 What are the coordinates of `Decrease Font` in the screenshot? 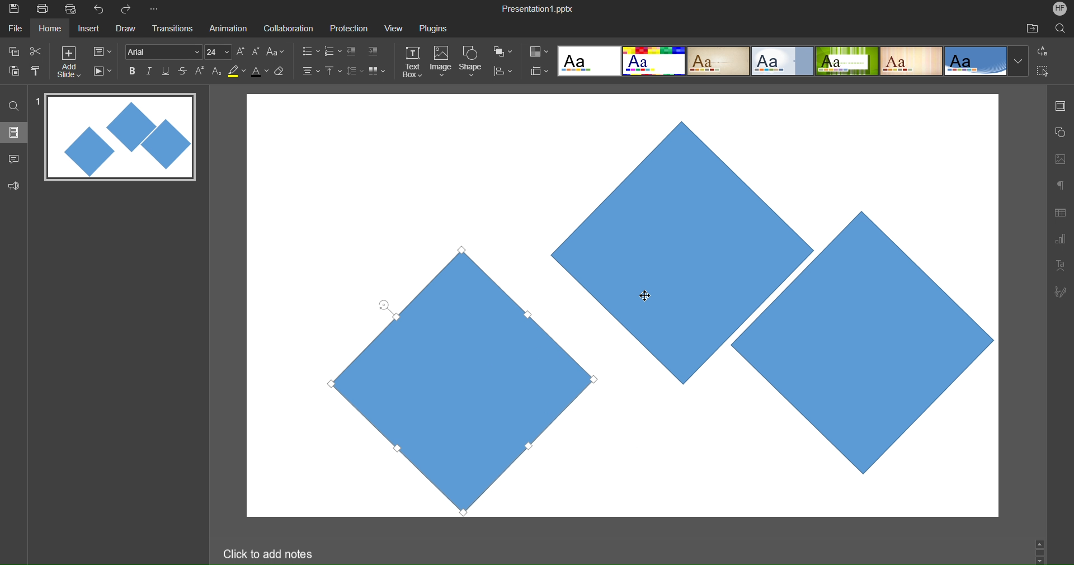 It's located at (256, 51).